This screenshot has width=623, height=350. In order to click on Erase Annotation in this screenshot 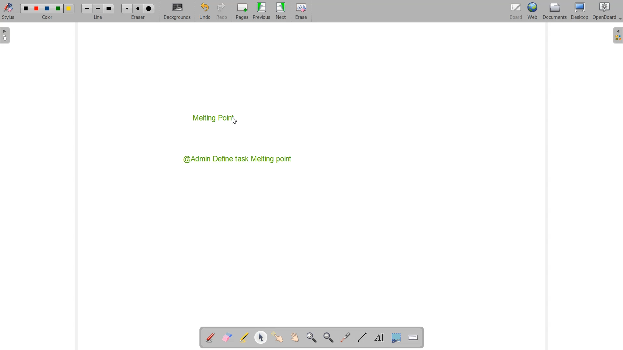, I will do `click(227, 338)`.